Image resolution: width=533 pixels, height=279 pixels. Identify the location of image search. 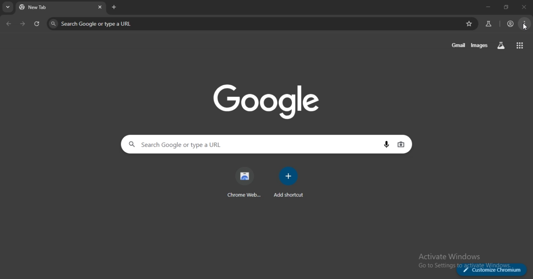
(402, 145).